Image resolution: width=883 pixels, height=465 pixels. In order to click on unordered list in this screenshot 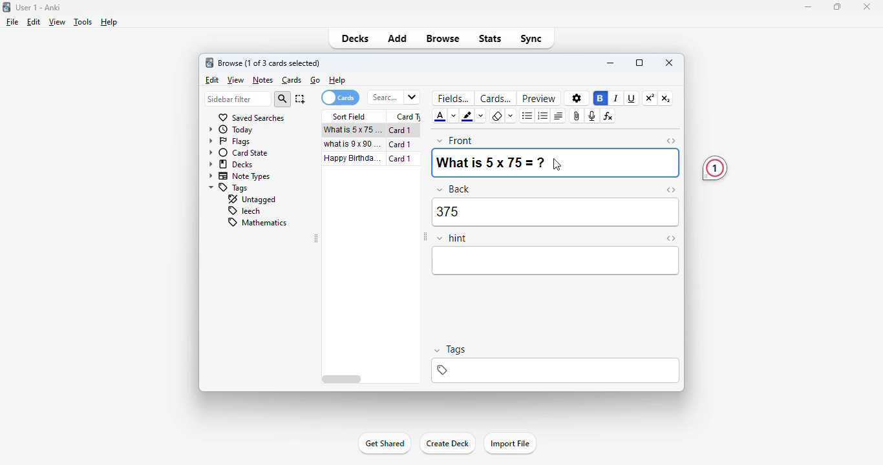, I will do `click(527, 116)`.